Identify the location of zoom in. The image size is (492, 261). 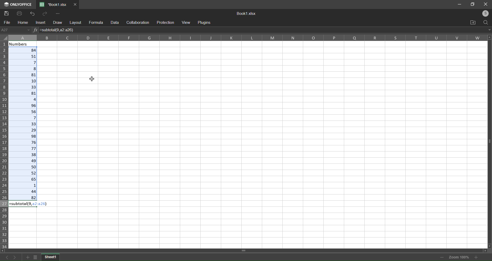
(475, 257).